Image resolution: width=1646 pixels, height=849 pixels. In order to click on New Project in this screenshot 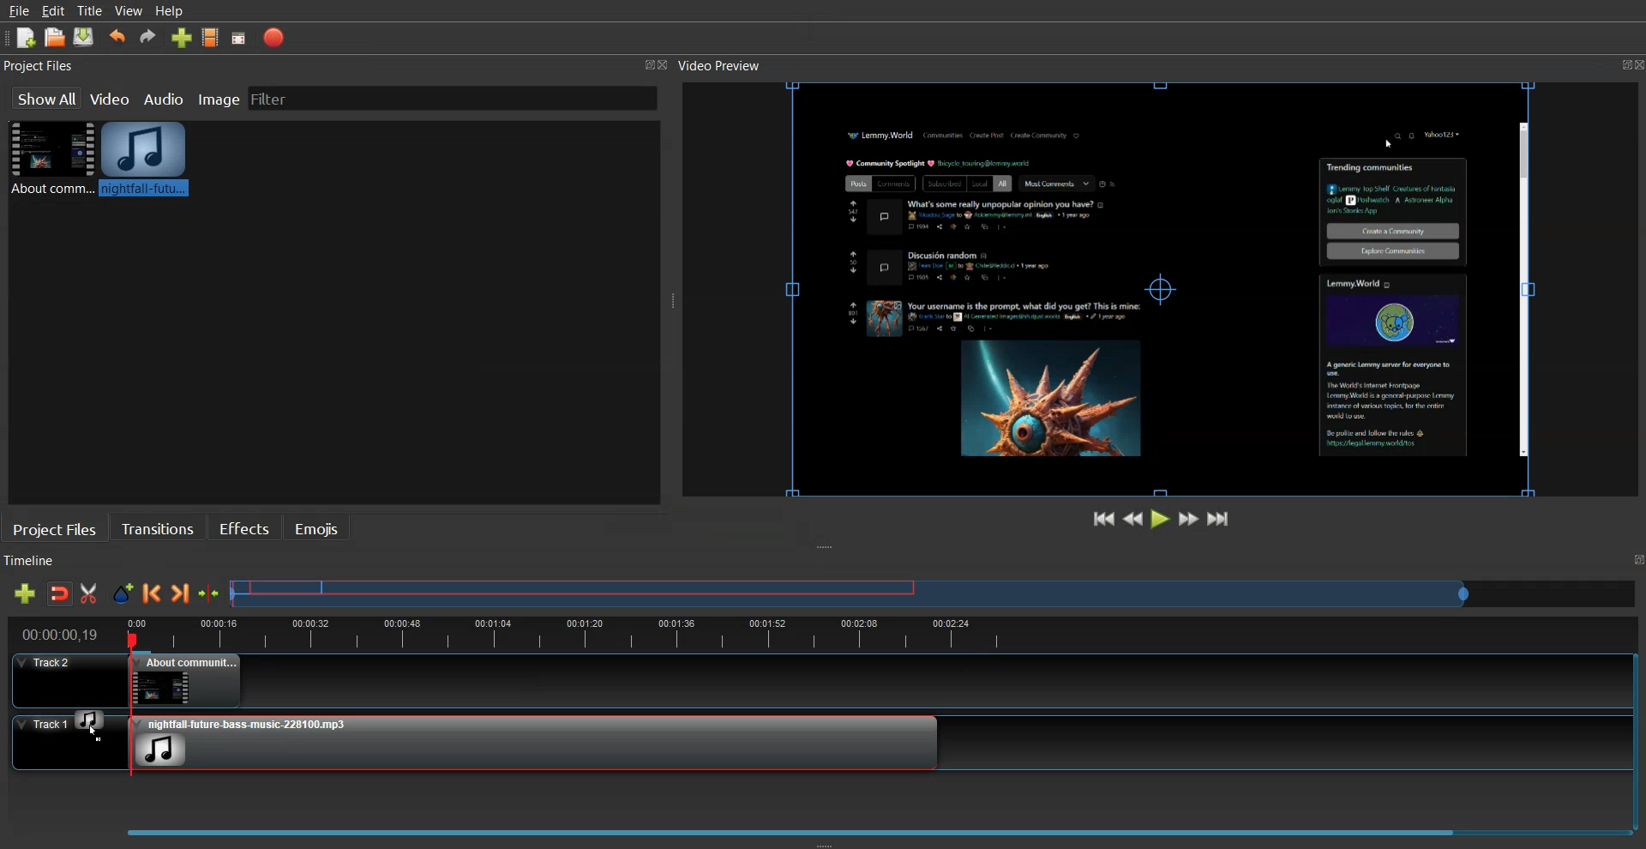, I will do `click(27, 39)`.